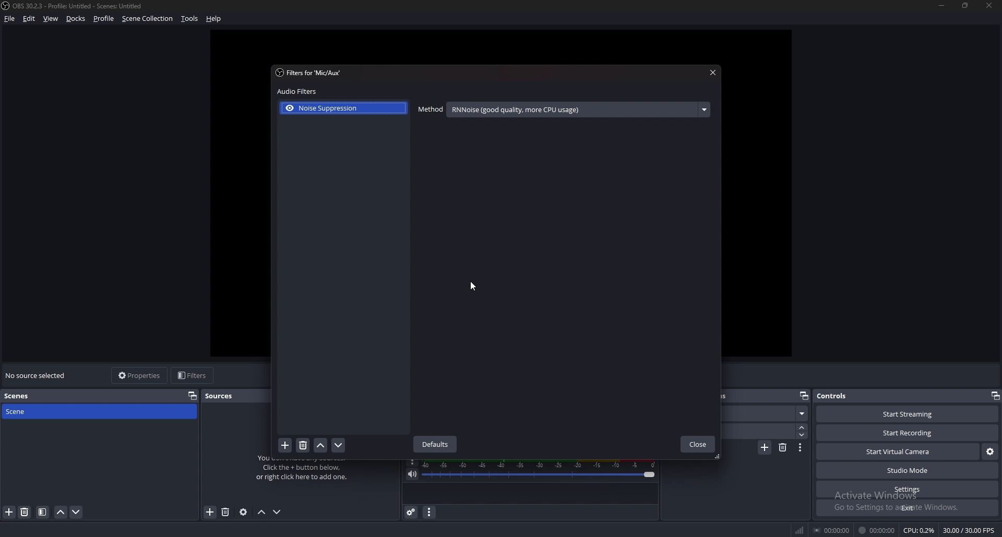 The width and height of the screenshot is (1002, 537). I want to click on move filter up, so click(321, 445).